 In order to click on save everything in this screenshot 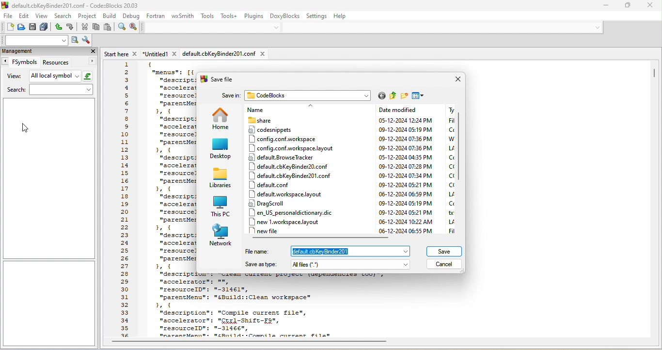, I will do `click(45, 27)`.